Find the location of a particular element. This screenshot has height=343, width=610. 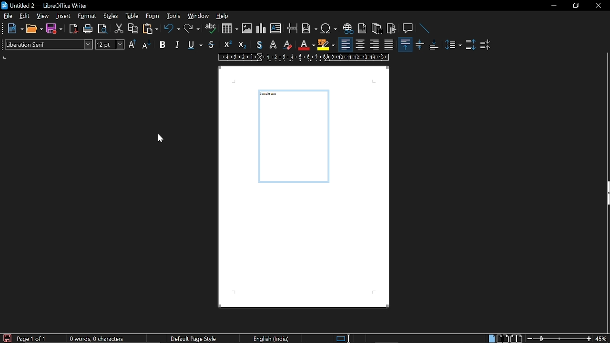

italic is located at coordinates (176, 44).